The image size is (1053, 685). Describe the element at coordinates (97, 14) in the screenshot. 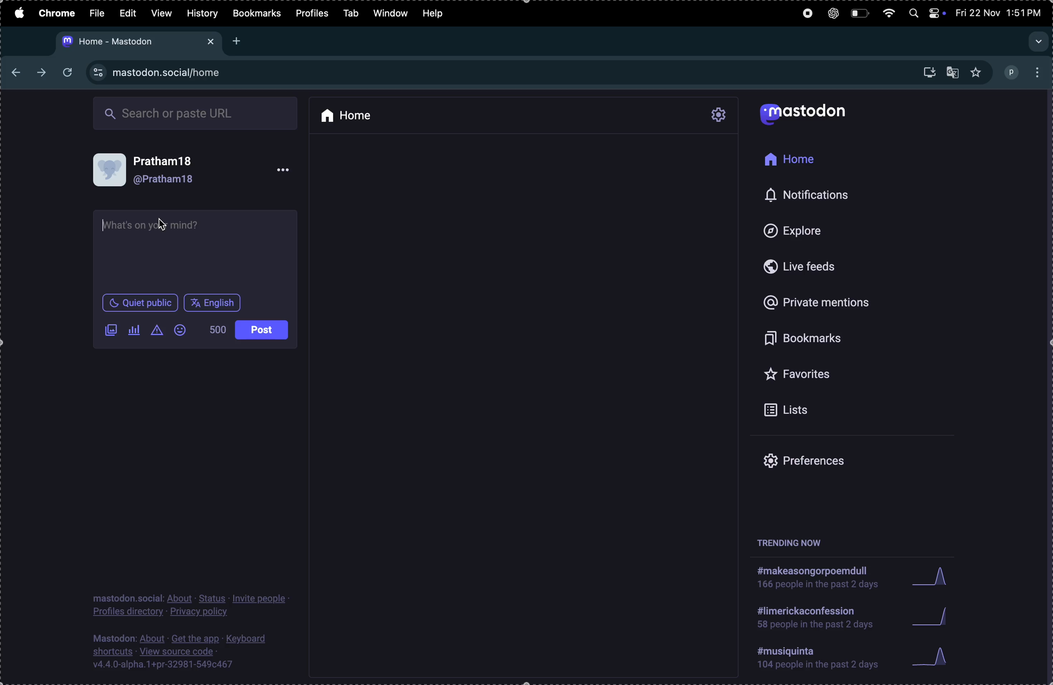

I see `file` at that location.